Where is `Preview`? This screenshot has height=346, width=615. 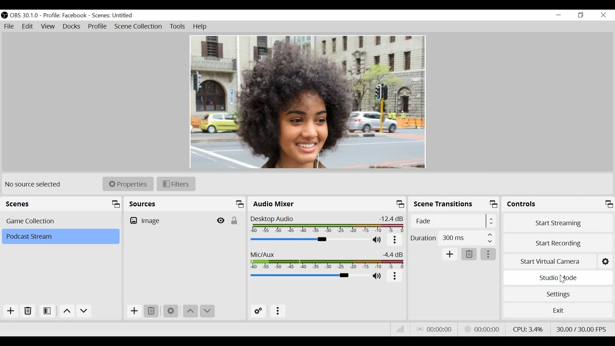
Preview is located at coordinates (307, 101).